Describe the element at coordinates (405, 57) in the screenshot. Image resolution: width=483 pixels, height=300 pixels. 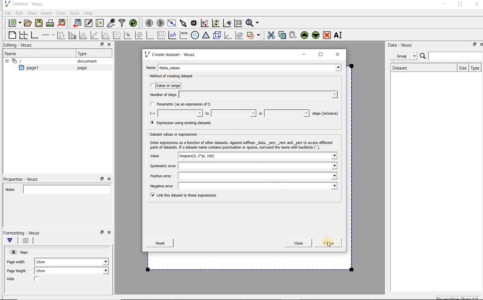
I see `Group` at that location.